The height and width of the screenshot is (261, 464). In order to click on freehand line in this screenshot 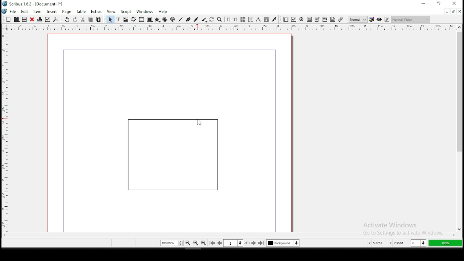, I will do `click(196, 19)`.